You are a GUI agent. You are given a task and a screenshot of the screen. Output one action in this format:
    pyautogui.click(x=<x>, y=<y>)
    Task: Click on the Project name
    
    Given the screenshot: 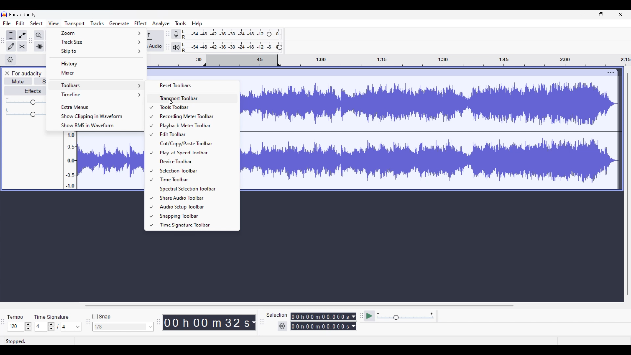 What is the action you would take?
    pyautogui.click(x=27, y=73)
    